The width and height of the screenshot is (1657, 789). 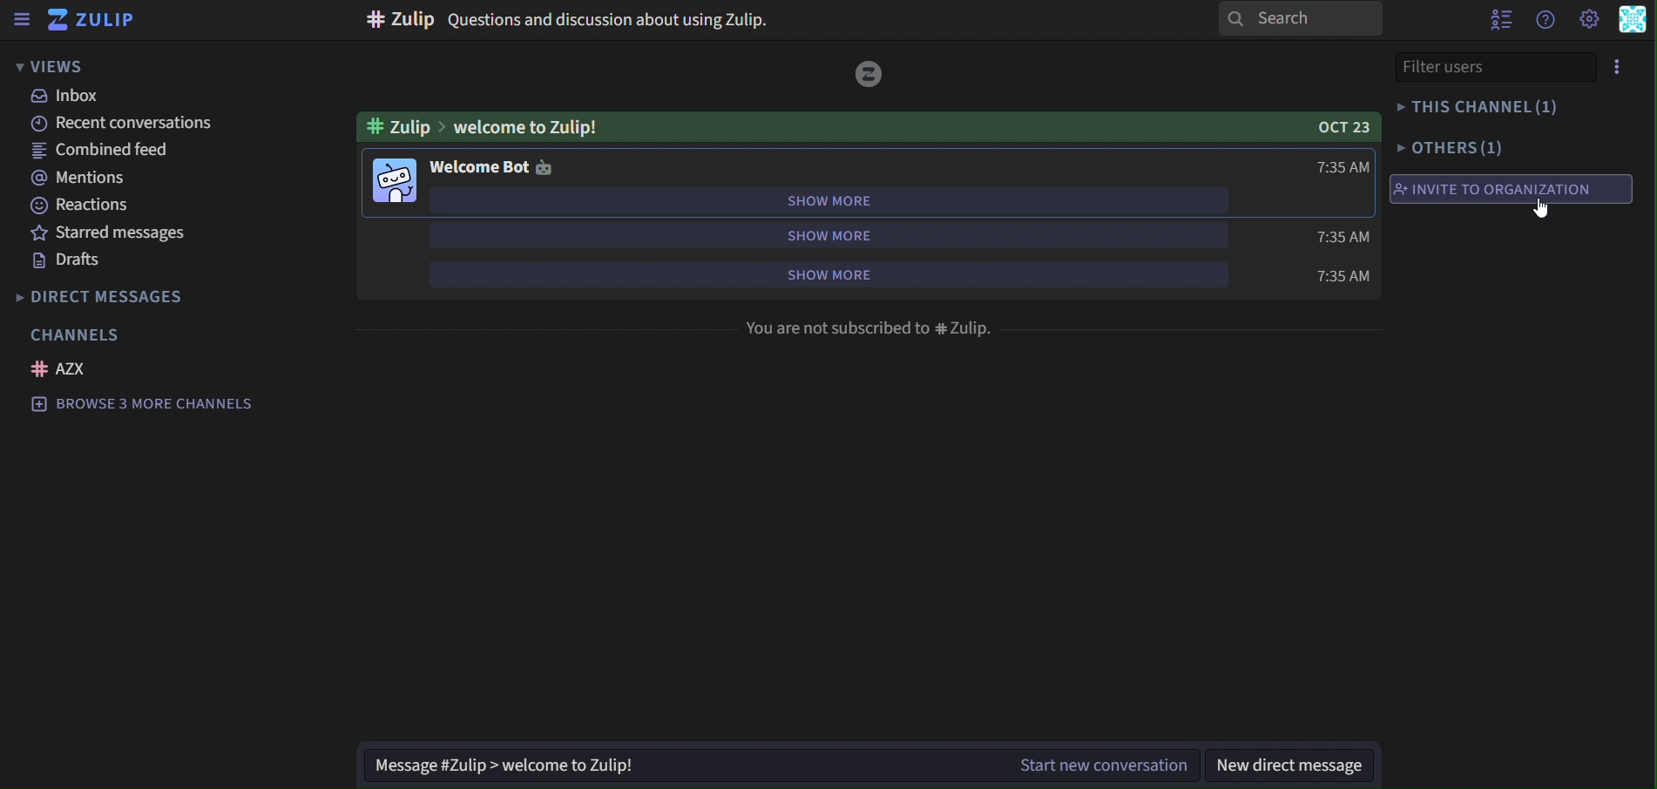 What do you see at coordinates (534, 129) in the screenshot?
I see `welcome to Zulip!` at bounding box center [534, 129].